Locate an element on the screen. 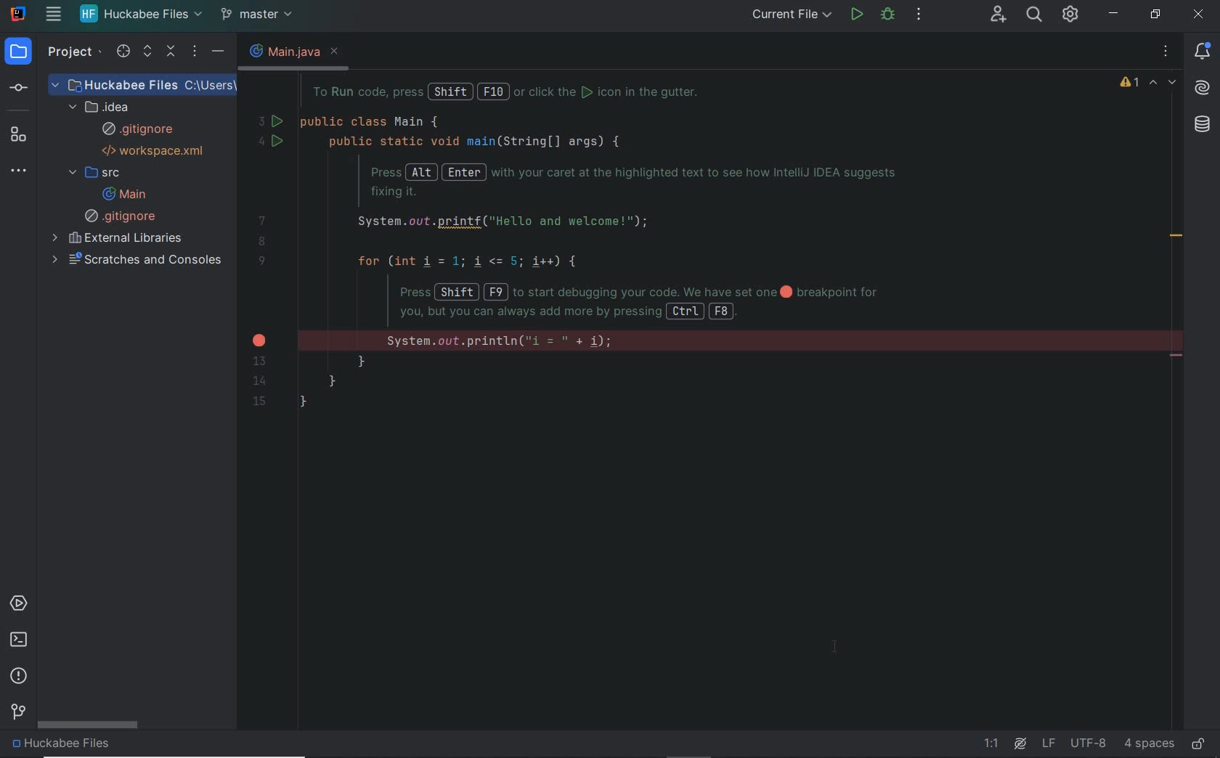 The width and height of the screenshot is (1220, 758). scratches and consoles is located at coordinates (139, 260).